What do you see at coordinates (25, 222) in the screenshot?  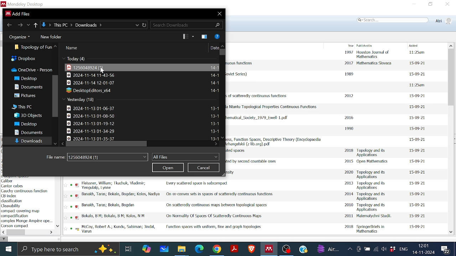 I see `Keyword` at bounding box center [25, 222].